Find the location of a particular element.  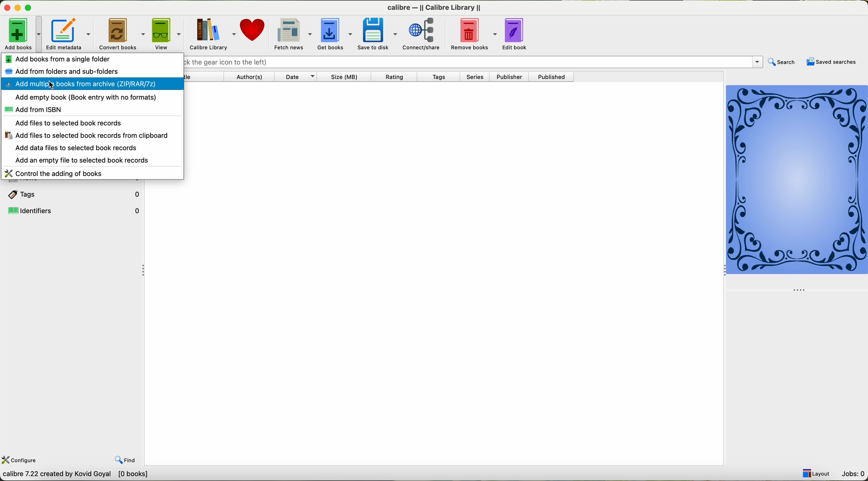

publisher is located at coordinates (511, 77).